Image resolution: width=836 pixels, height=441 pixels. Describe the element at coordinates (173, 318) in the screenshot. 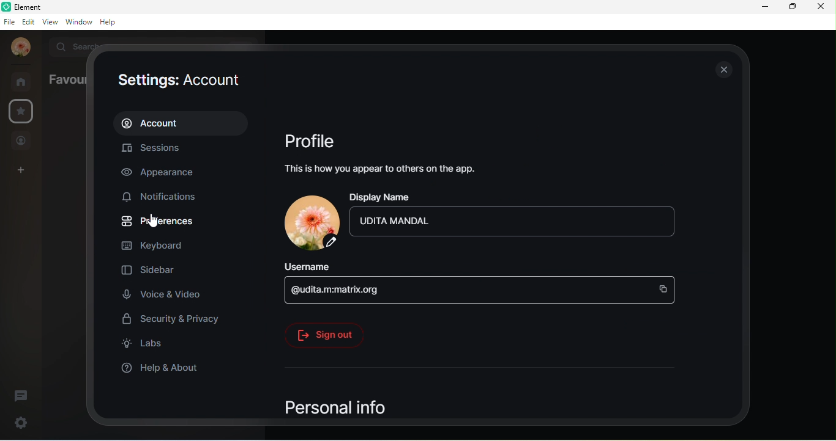

I see `security and privacy` at that location.